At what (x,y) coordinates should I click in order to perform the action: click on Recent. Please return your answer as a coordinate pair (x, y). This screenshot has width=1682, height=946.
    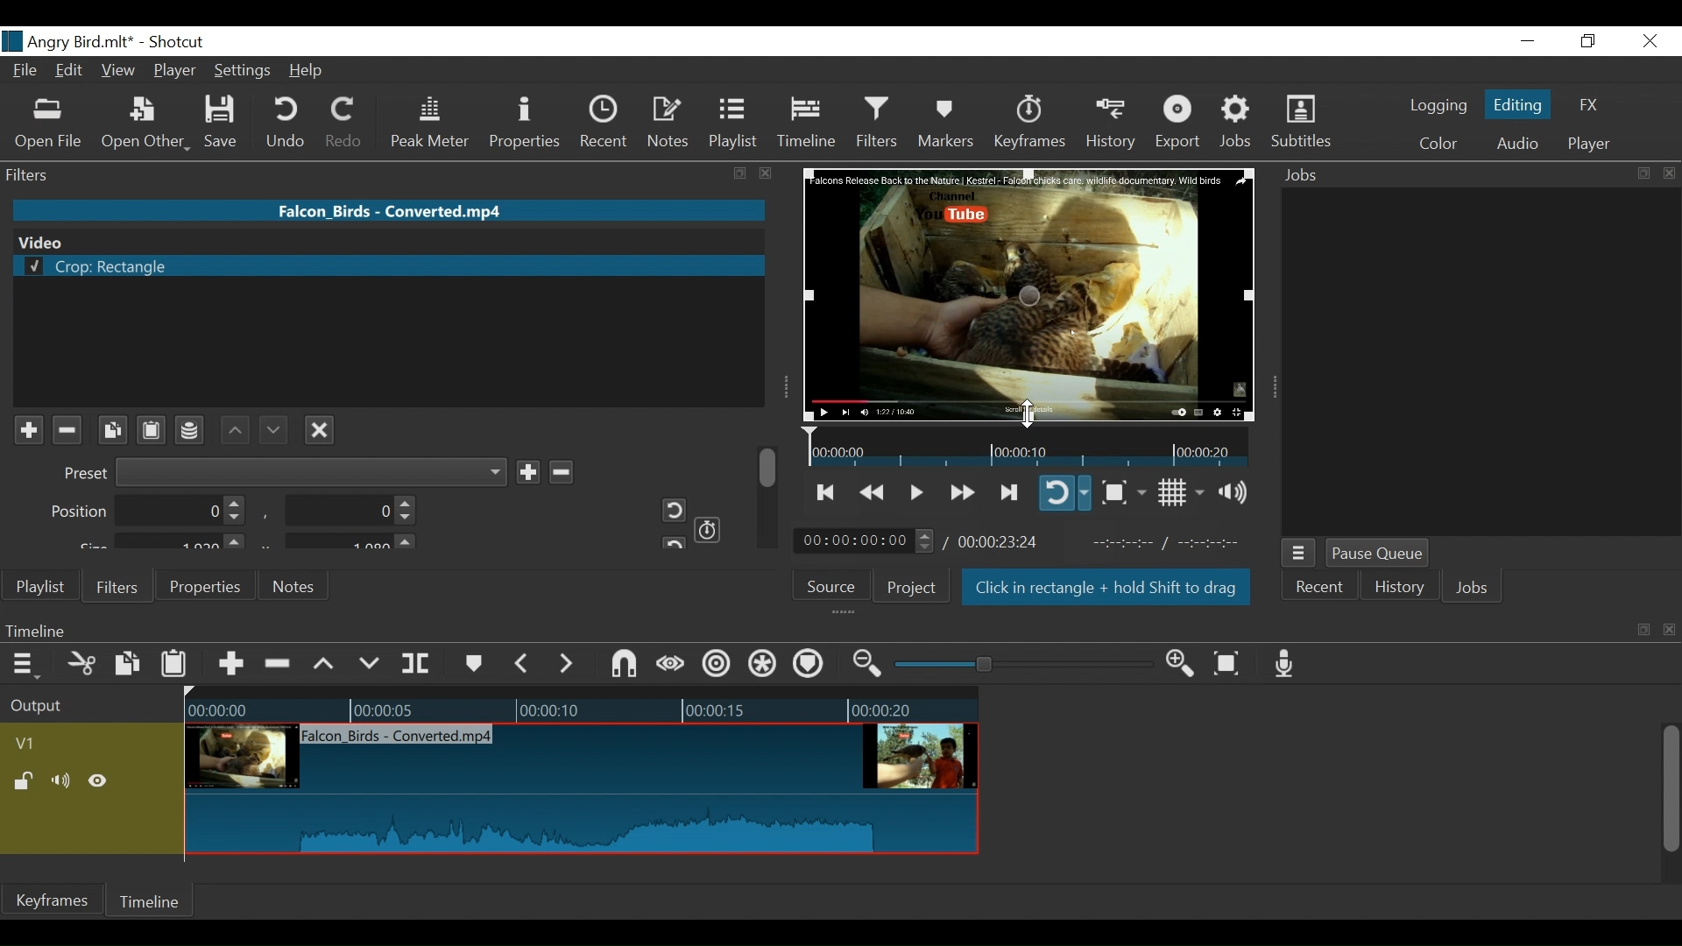
    Looking at the image, I should click on (608, 123).